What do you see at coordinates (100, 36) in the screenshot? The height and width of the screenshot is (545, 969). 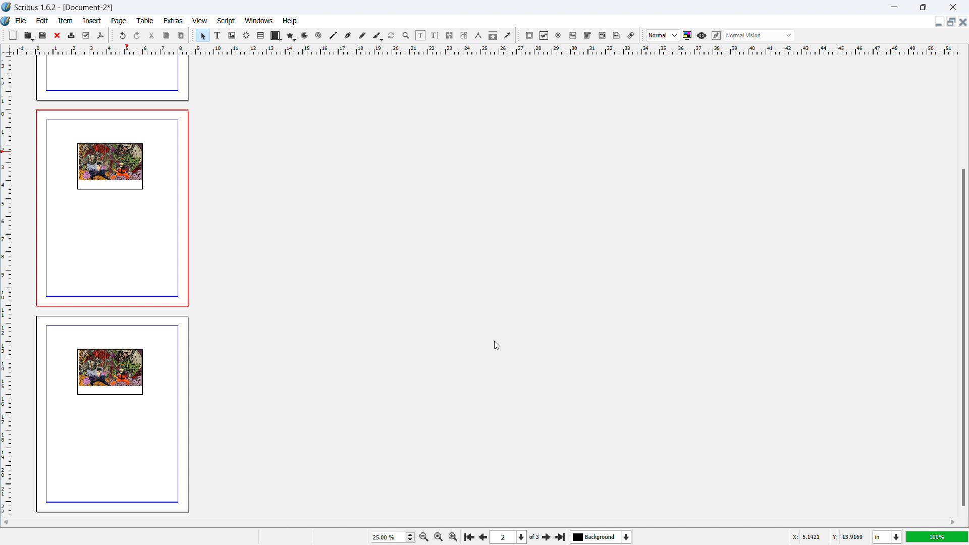 I see `save as pdf` at bounding box center [100, 36].